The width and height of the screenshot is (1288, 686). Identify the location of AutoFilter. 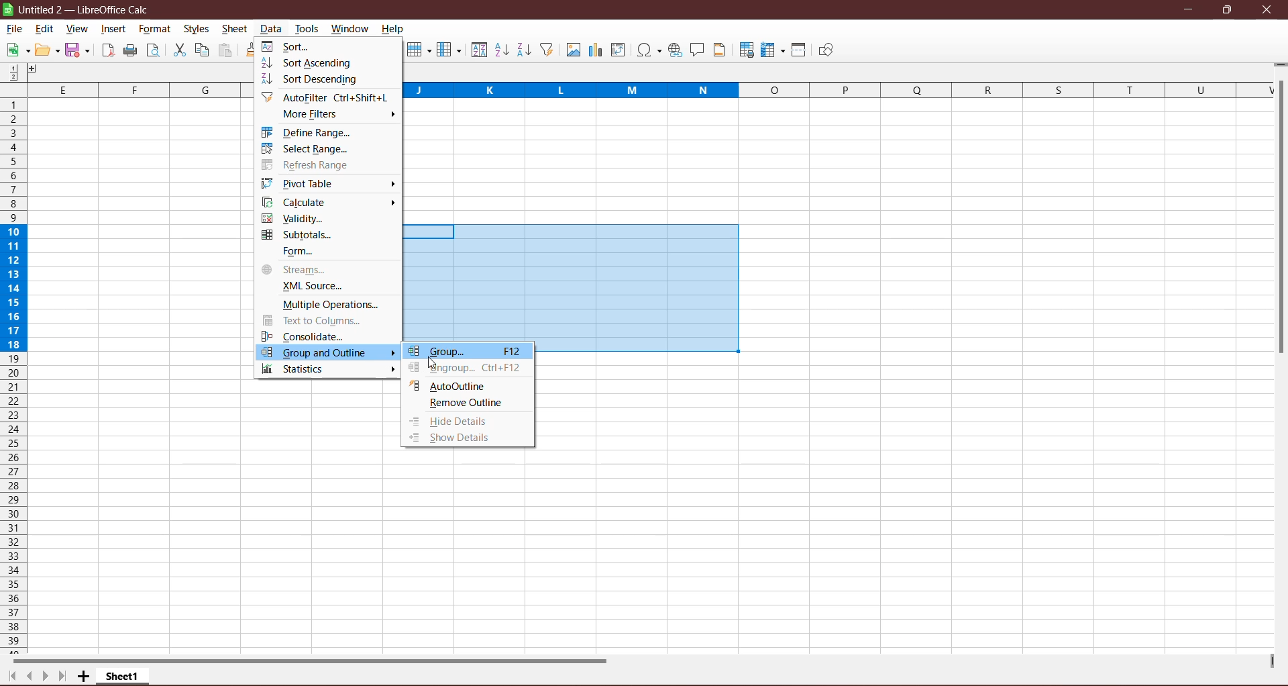
(548, 50).